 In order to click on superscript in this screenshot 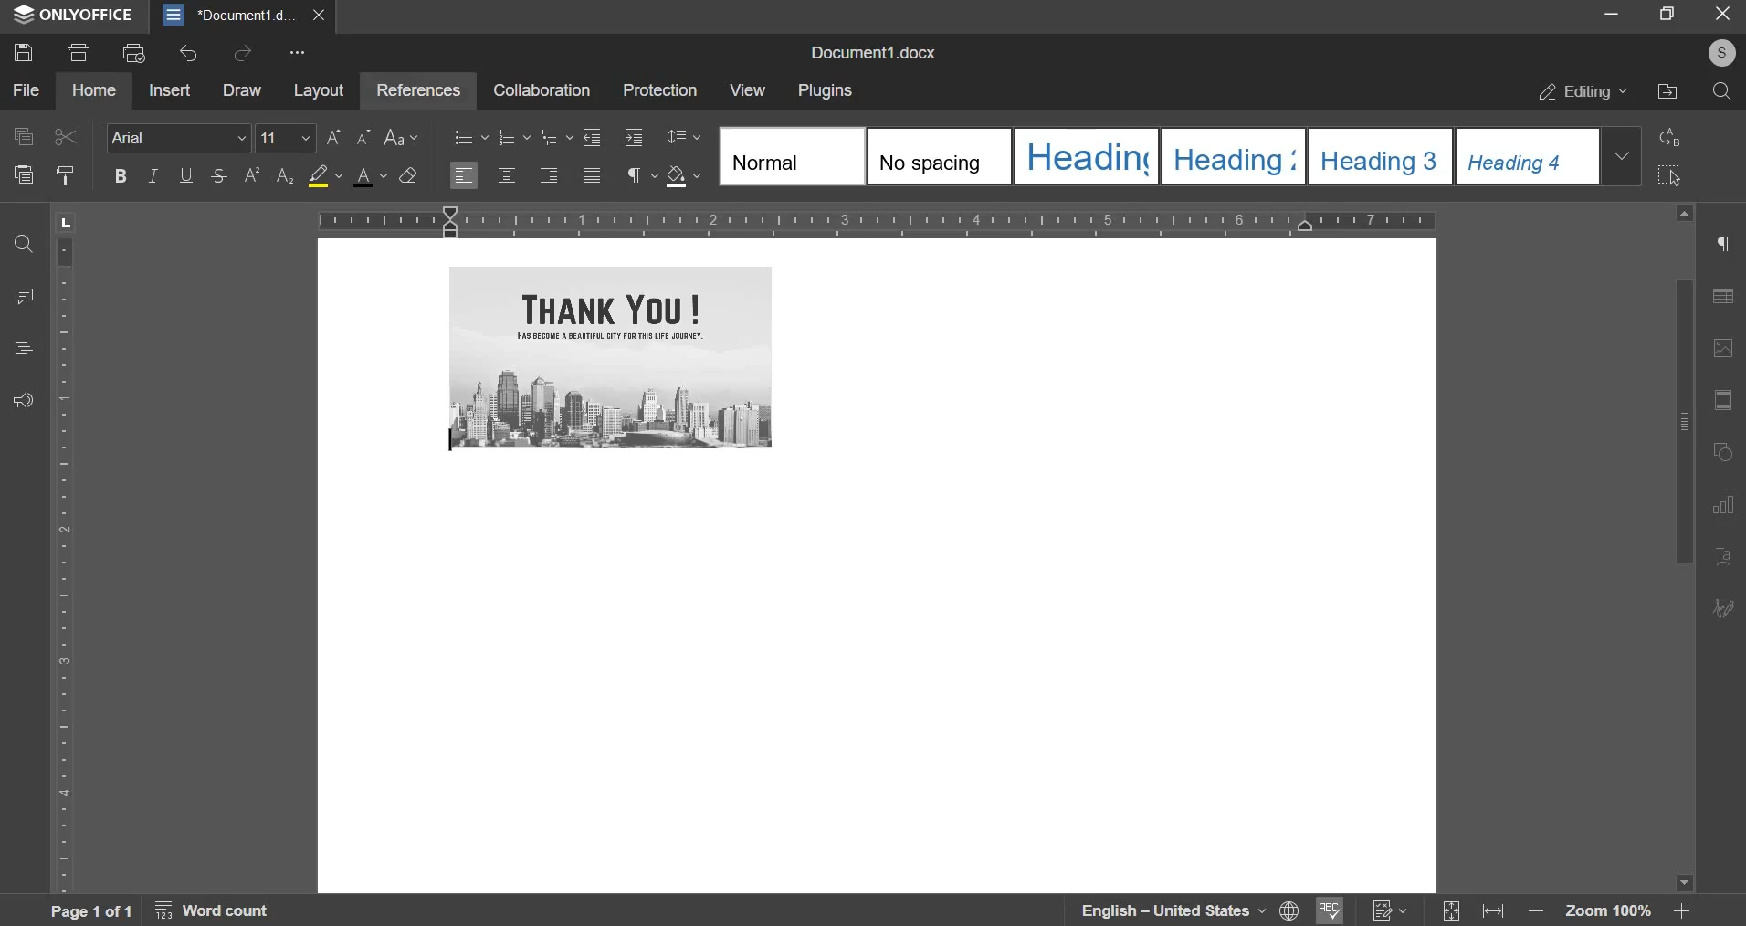, I will do `click(253, 174)`.